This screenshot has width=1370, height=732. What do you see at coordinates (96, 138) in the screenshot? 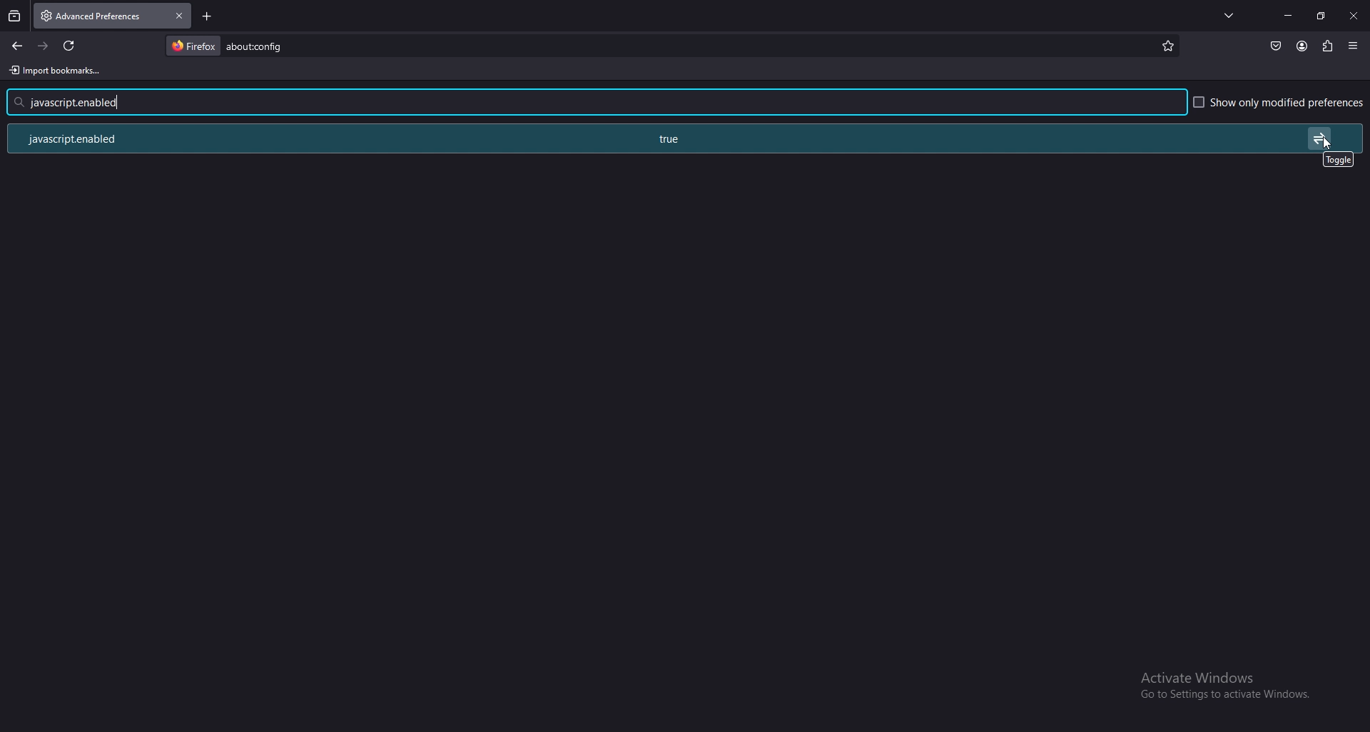
I see `preference` at bounding box center [96, 138].